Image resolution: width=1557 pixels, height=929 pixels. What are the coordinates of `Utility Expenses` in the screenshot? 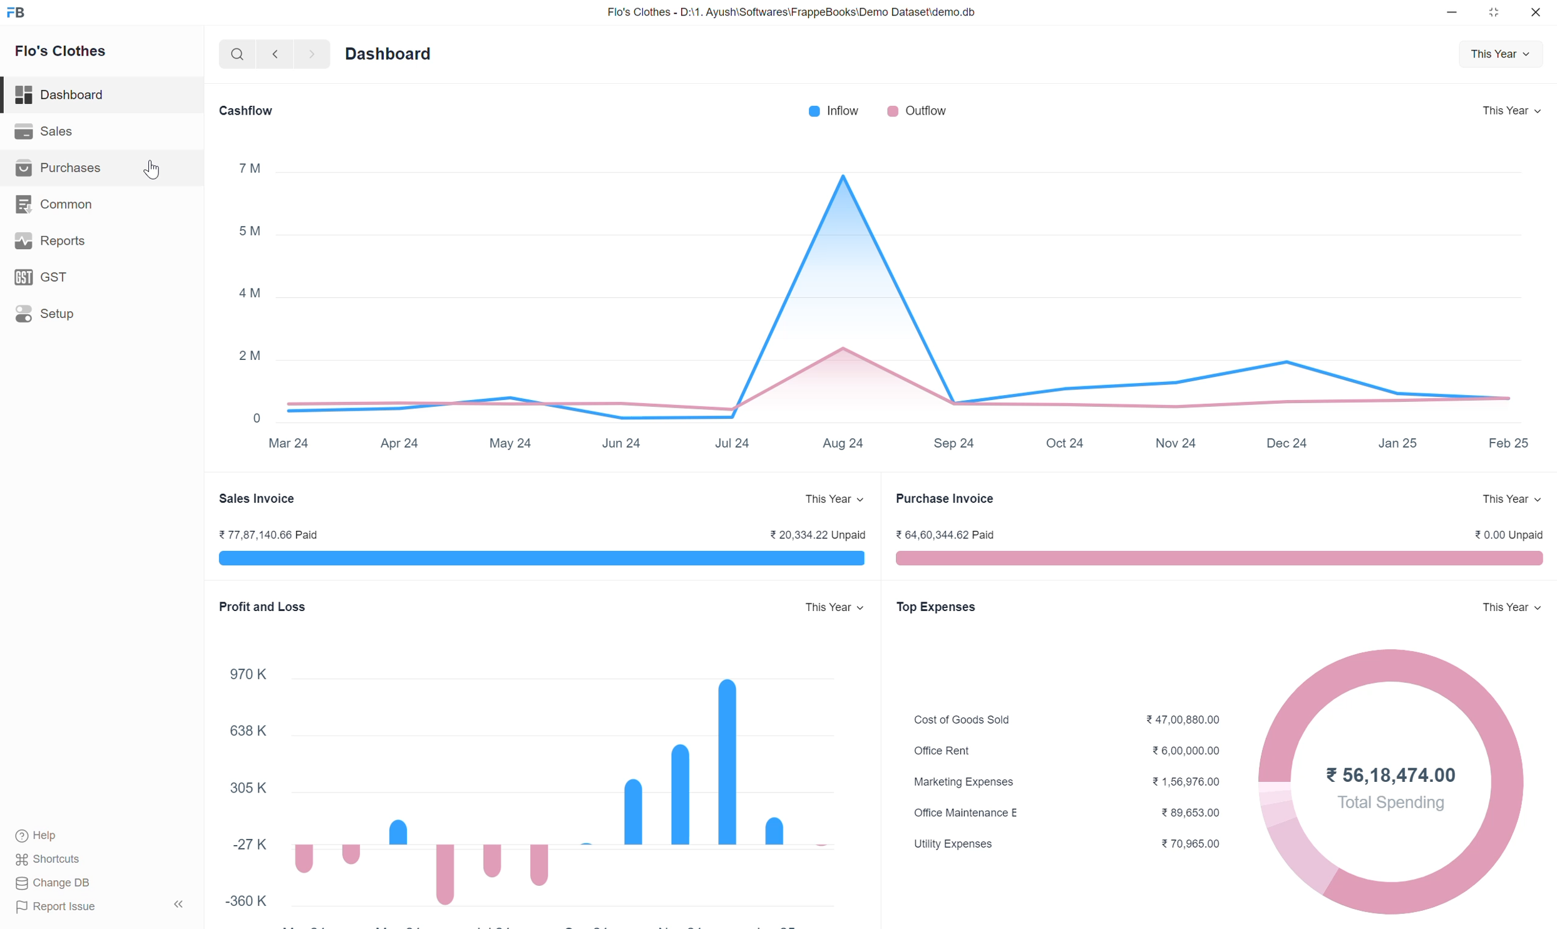 It's located at (953, 843).